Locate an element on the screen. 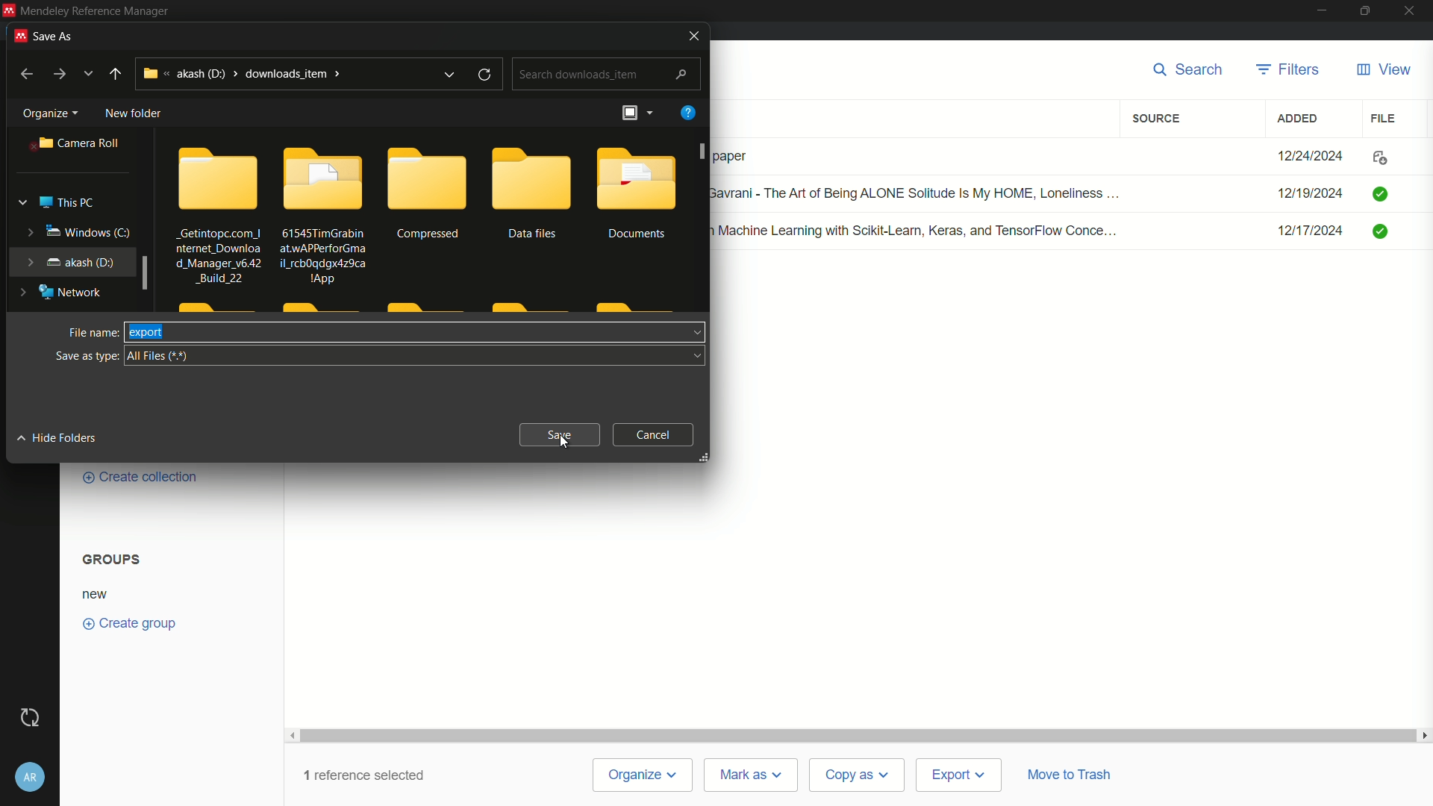  new folder is located at coordinates (134, 114).